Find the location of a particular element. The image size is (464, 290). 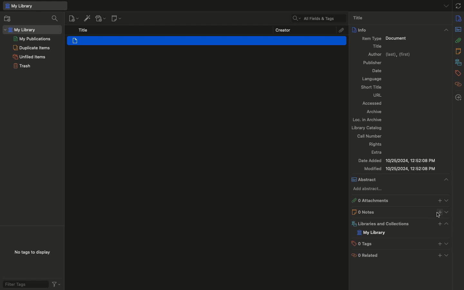

Add is located at coordinates (439, 213).